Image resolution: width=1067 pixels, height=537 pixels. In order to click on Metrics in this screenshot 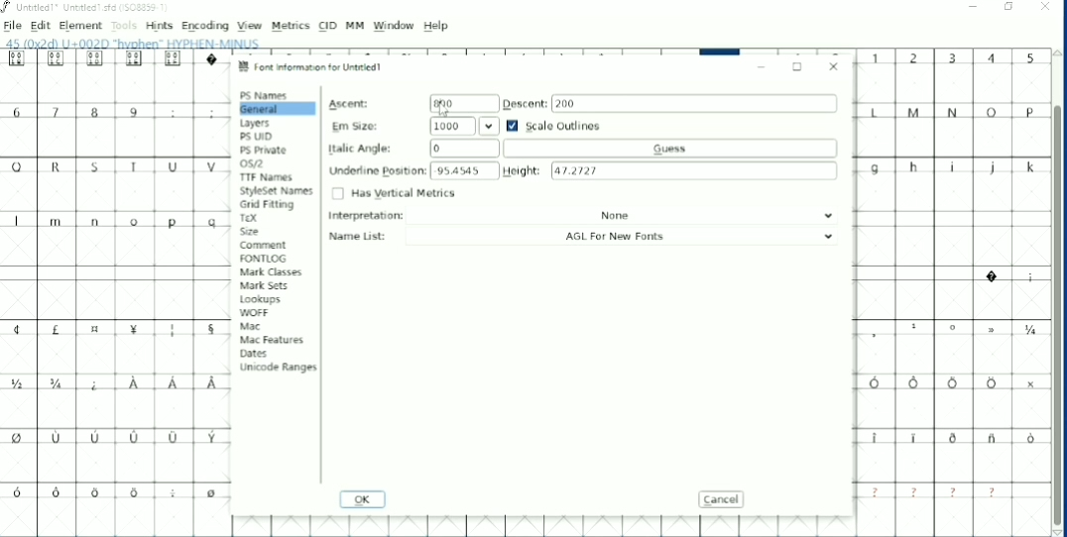, I will do `click(290, 26)`.